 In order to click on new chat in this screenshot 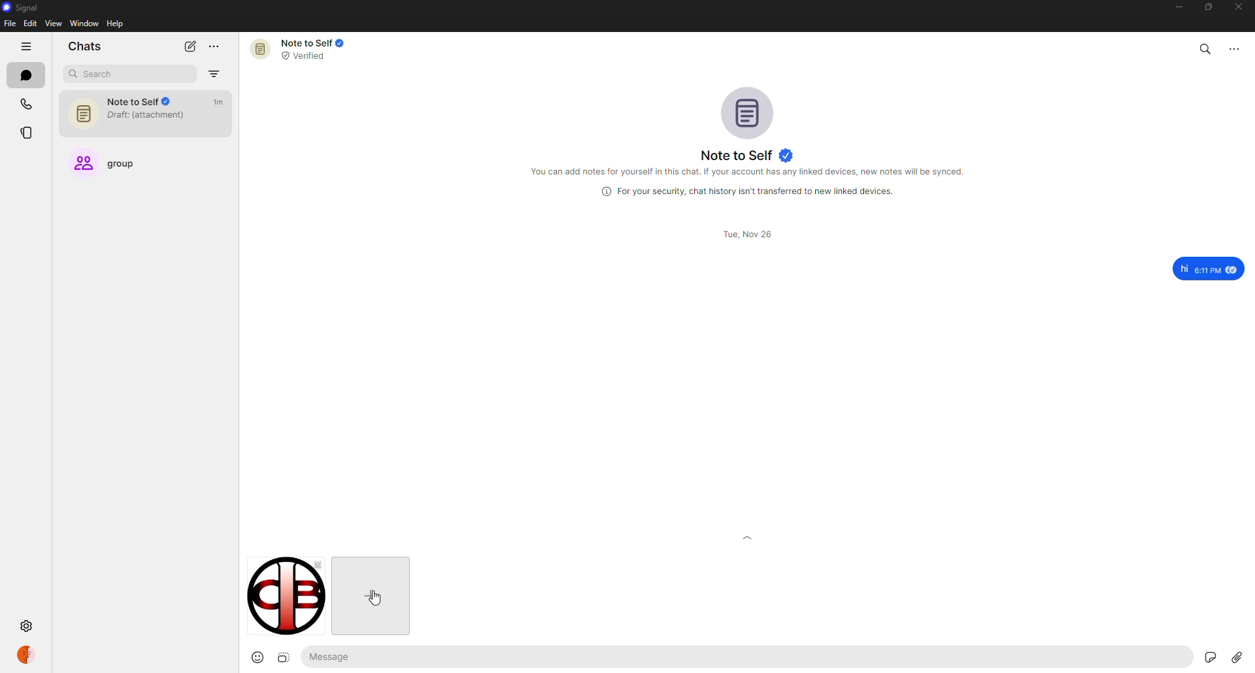, I will do `click(189, 46)`.